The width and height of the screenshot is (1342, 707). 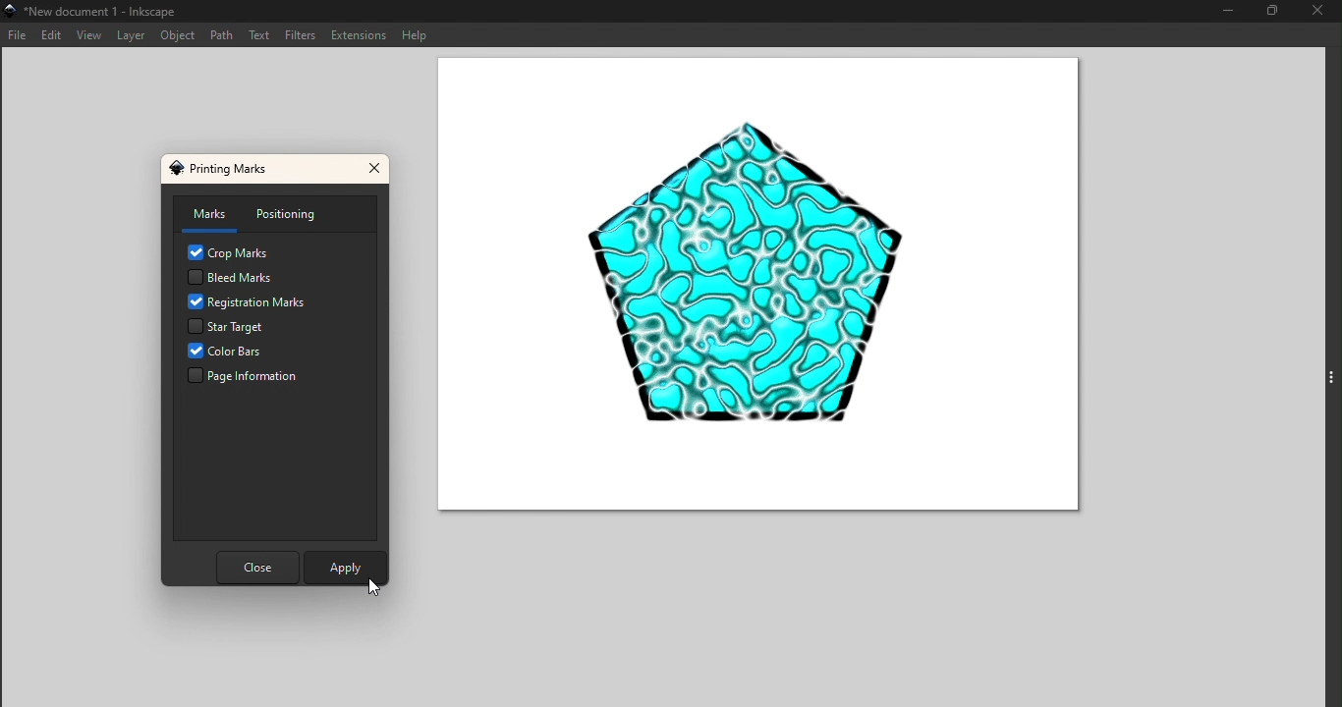 What do you see at coordinates (222, 36) in the screenshot?
I see `Path` at bounding box center [222, 36].